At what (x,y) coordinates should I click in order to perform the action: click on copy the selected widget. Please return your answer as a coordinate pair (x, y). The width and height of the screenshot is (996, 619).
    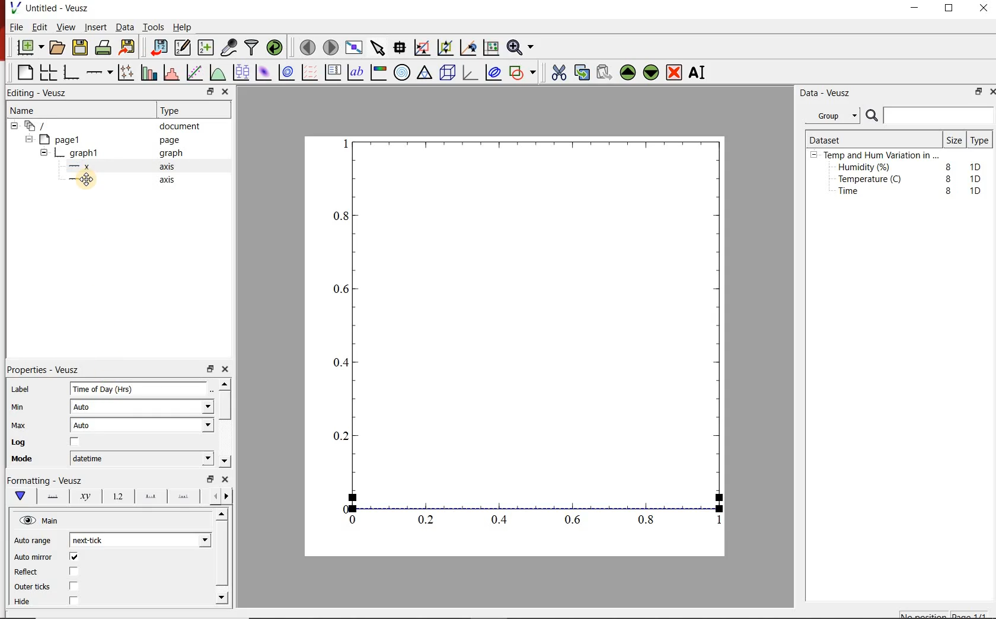
    Looking at the image, I should click on (582, 72).